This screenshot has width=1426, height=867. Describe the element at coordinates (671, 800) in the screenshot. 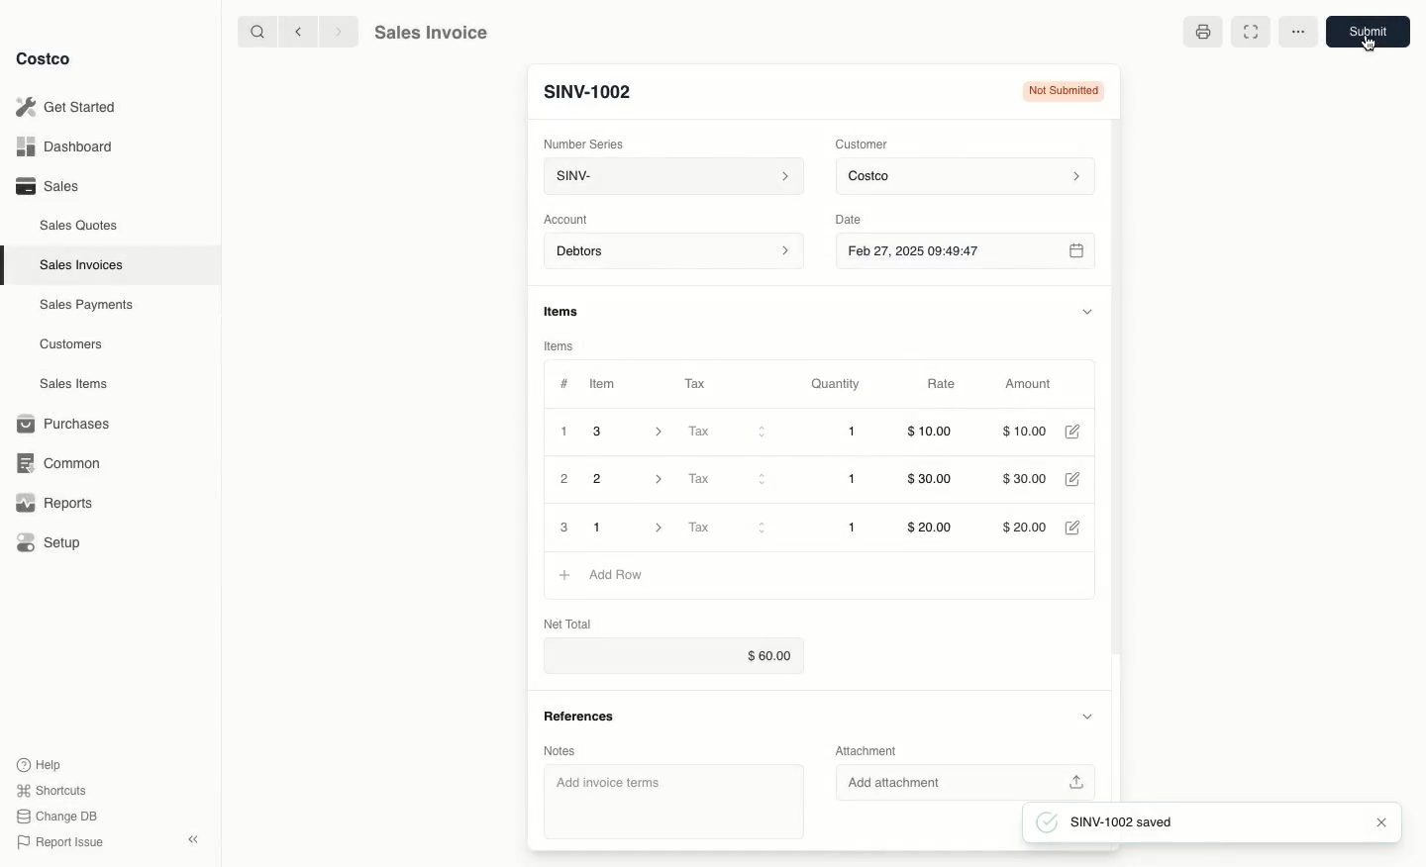

I see `‘Add invoice terms` at that location.